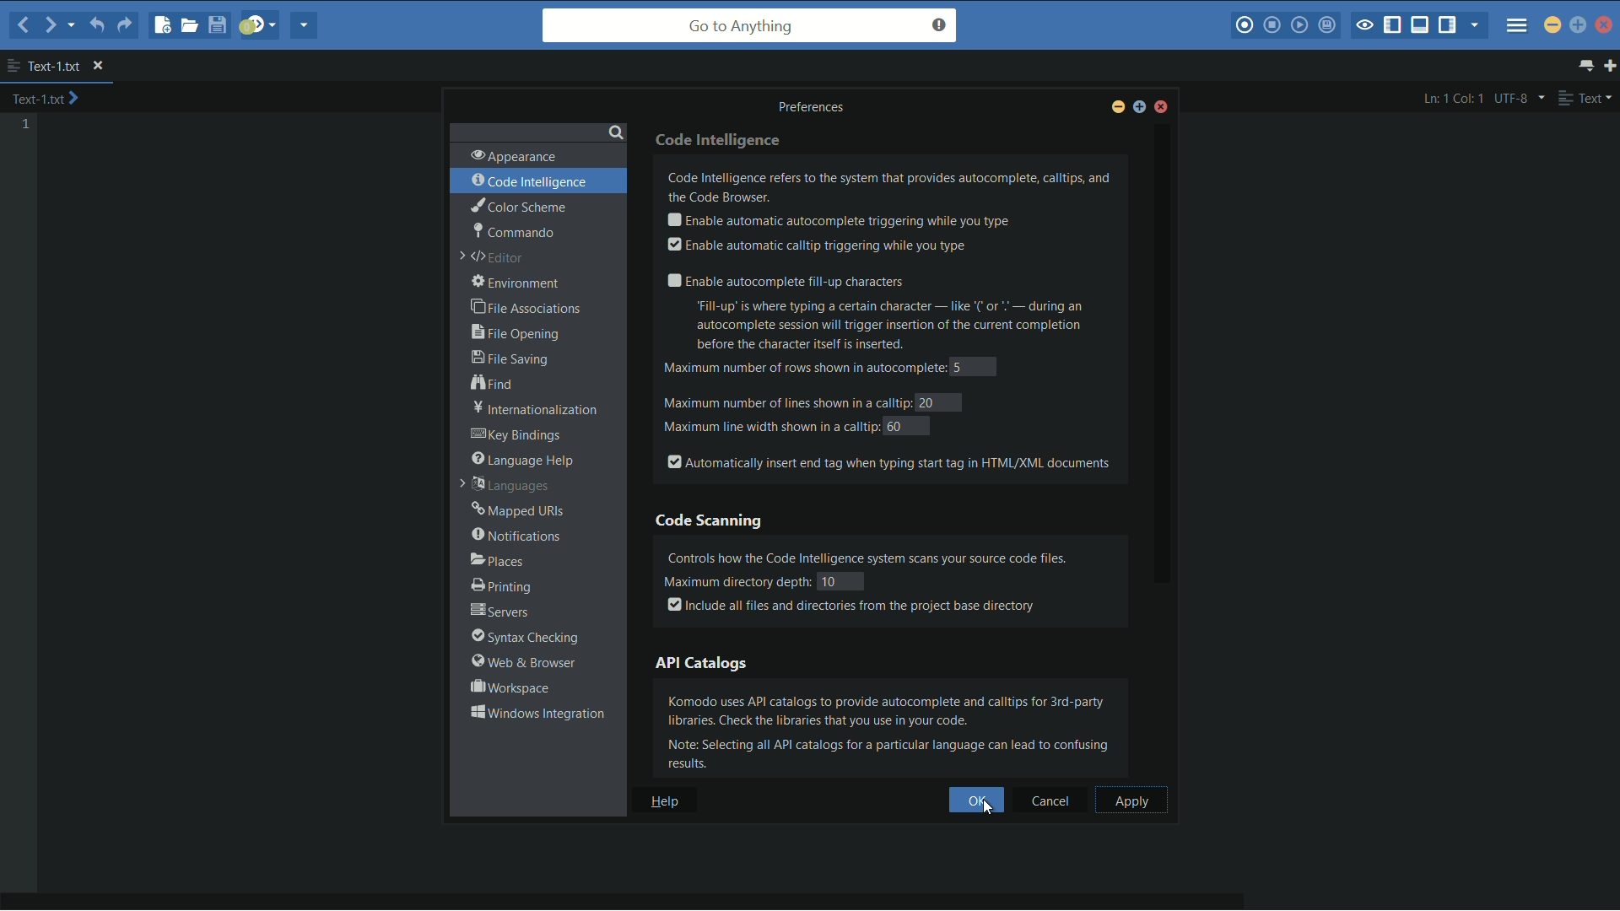 This screenshot has width=1620, height=911. I want to click on environment, so click(517, 283).